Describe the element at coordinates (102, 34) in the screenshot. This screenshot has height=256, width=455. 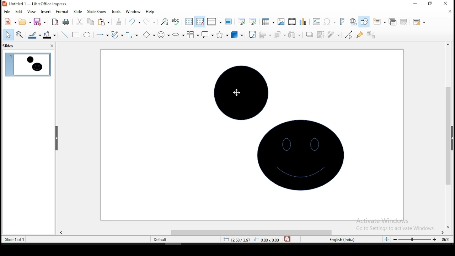
I see `lines and arrows` at that location.